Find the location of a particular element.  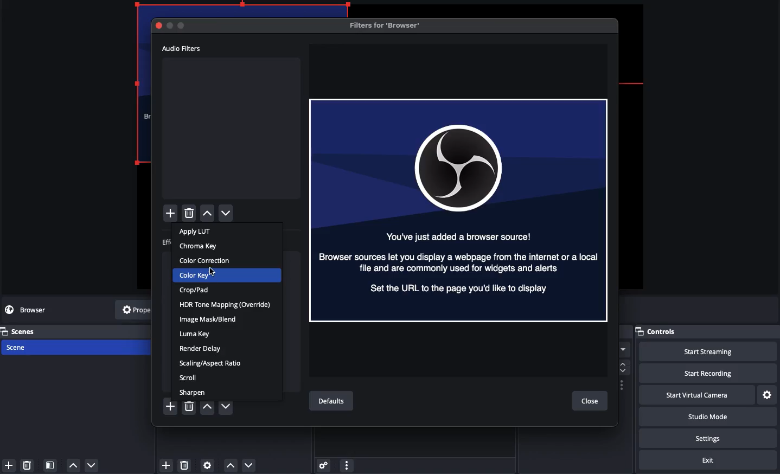

Button is located at coordinates (171, 26).